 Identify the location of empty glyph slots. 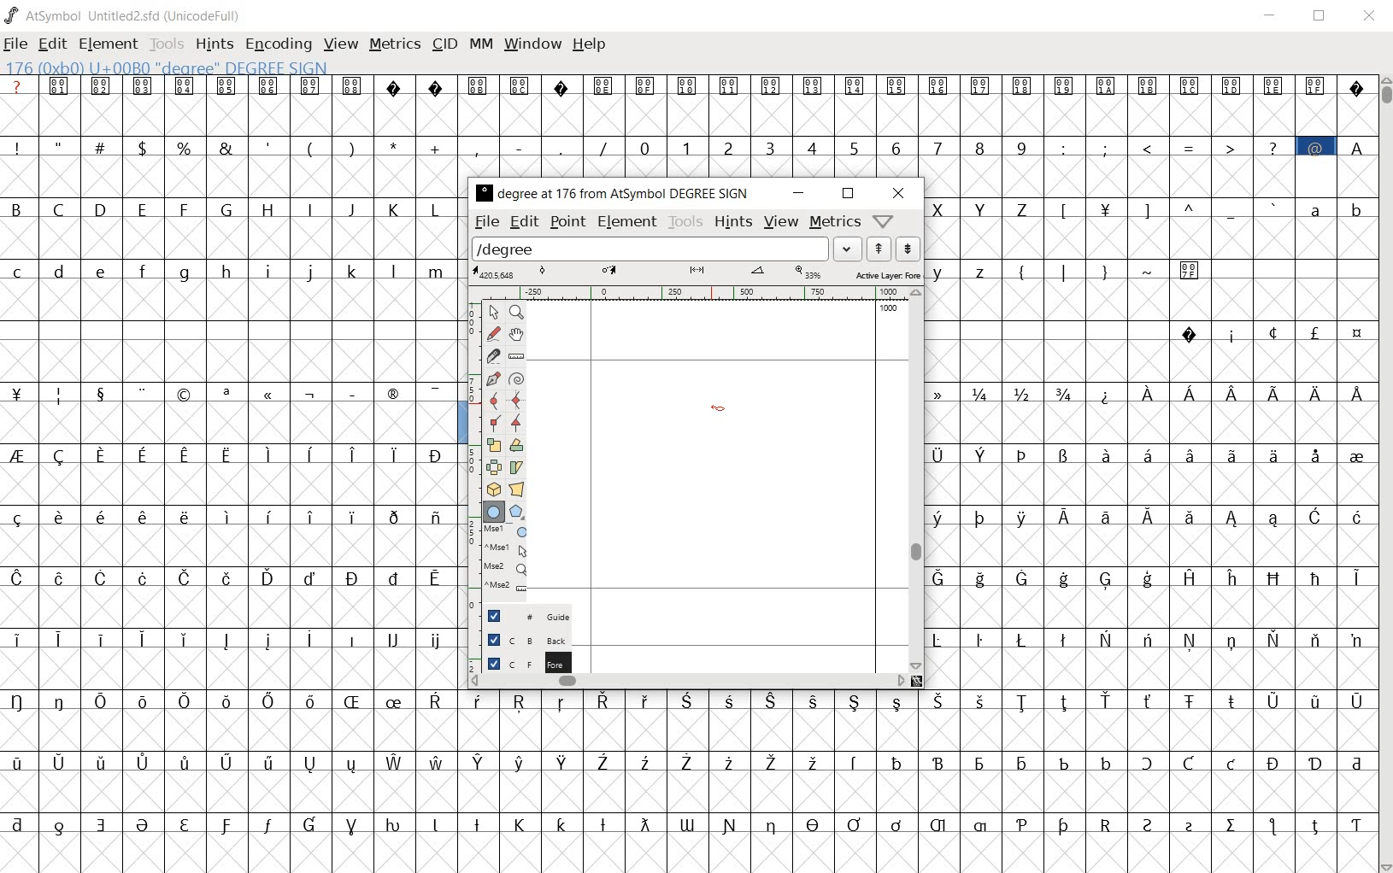
(1149, 302).